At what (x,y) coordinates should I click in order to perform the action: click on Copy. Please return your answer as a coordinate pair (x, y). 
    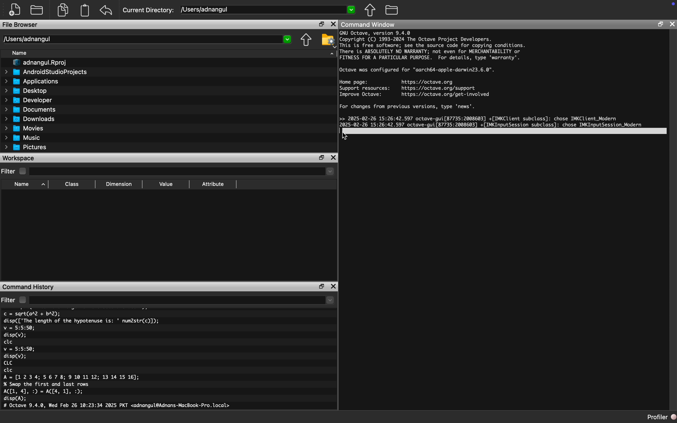
    Looking at the image, I should click on (64, 10).